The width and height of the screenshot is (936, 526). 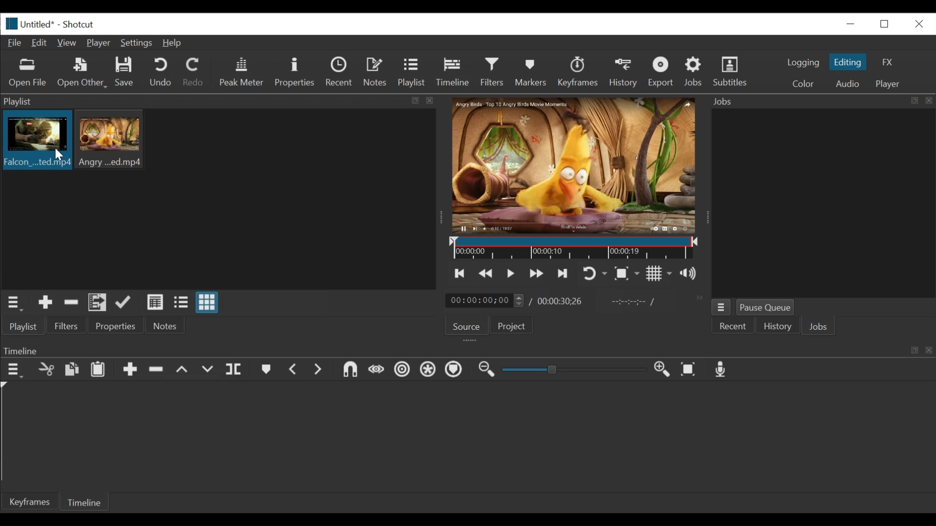 I want to click on Shotcut, so click(x=78, y=25).